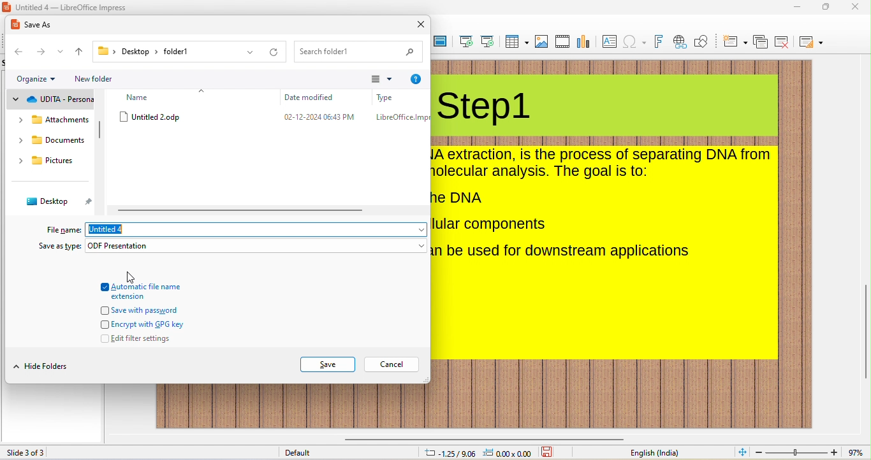  I want to click on fontwork text, so click(659, 42).